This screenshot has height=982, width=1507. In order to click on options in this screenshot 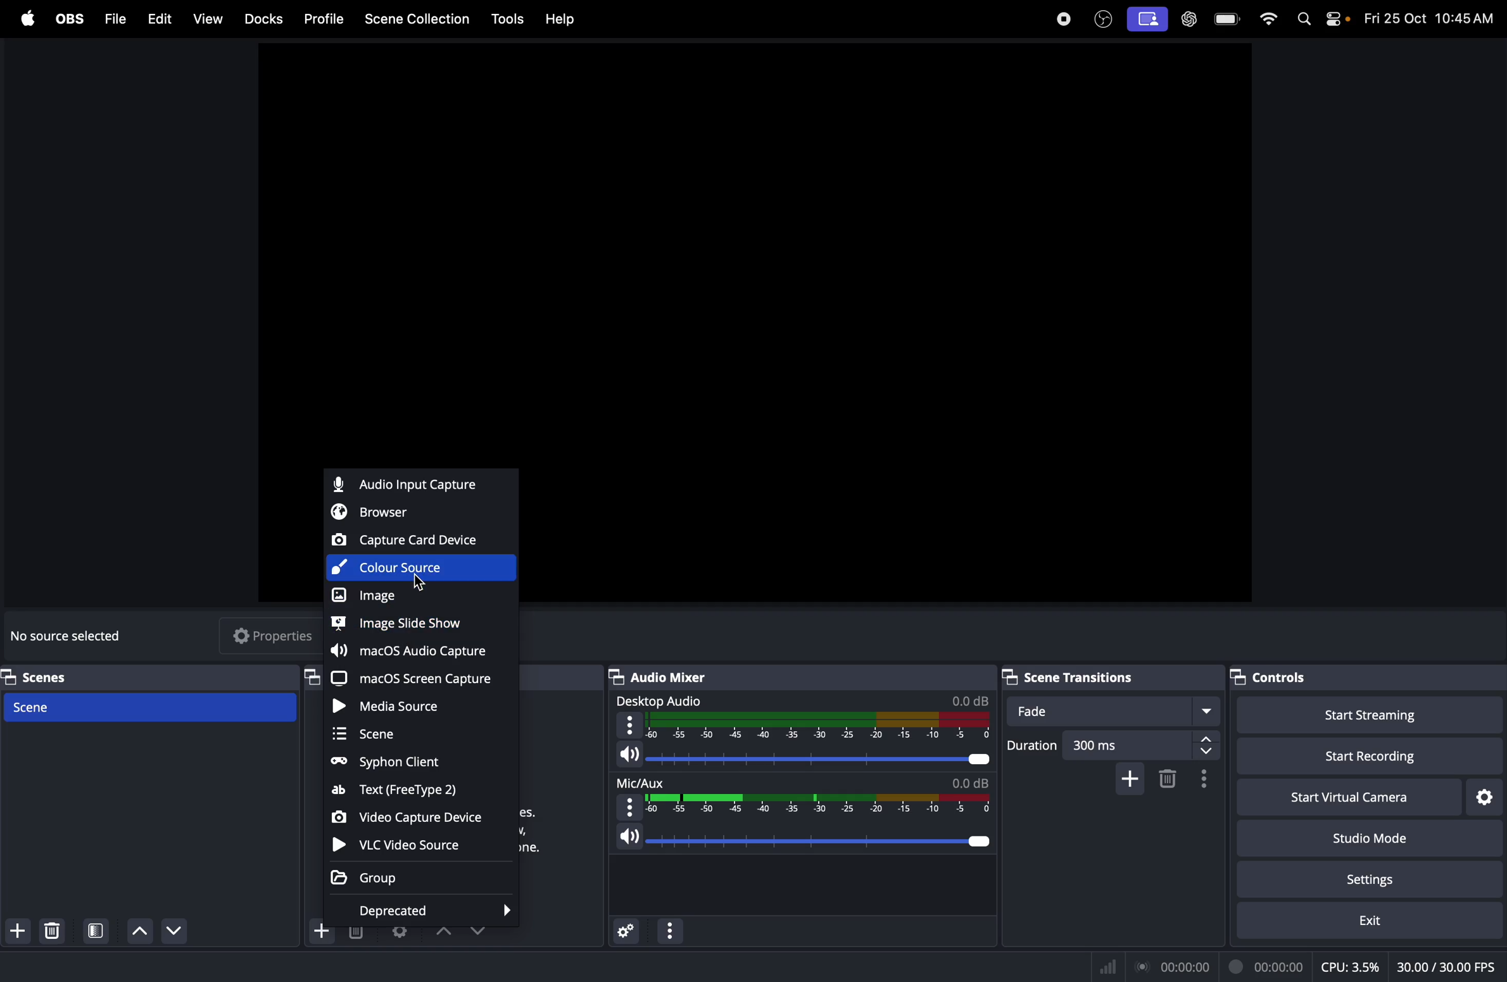, I will do `click(670, 931)`.